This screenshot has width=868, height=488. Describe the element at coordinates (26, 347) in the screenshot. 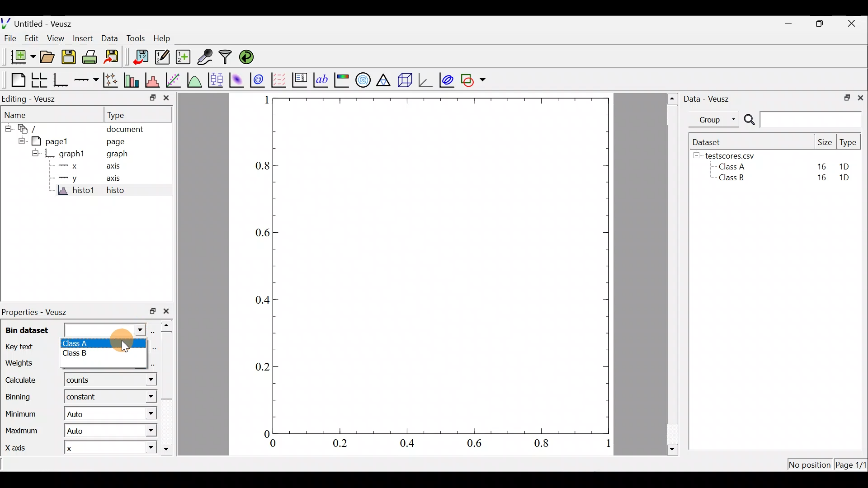

I see `Key text` at that location.